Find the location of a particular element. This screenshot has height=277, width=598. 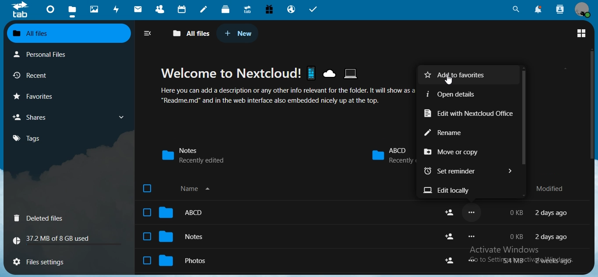

unified search is located at coordinates (516, 9).